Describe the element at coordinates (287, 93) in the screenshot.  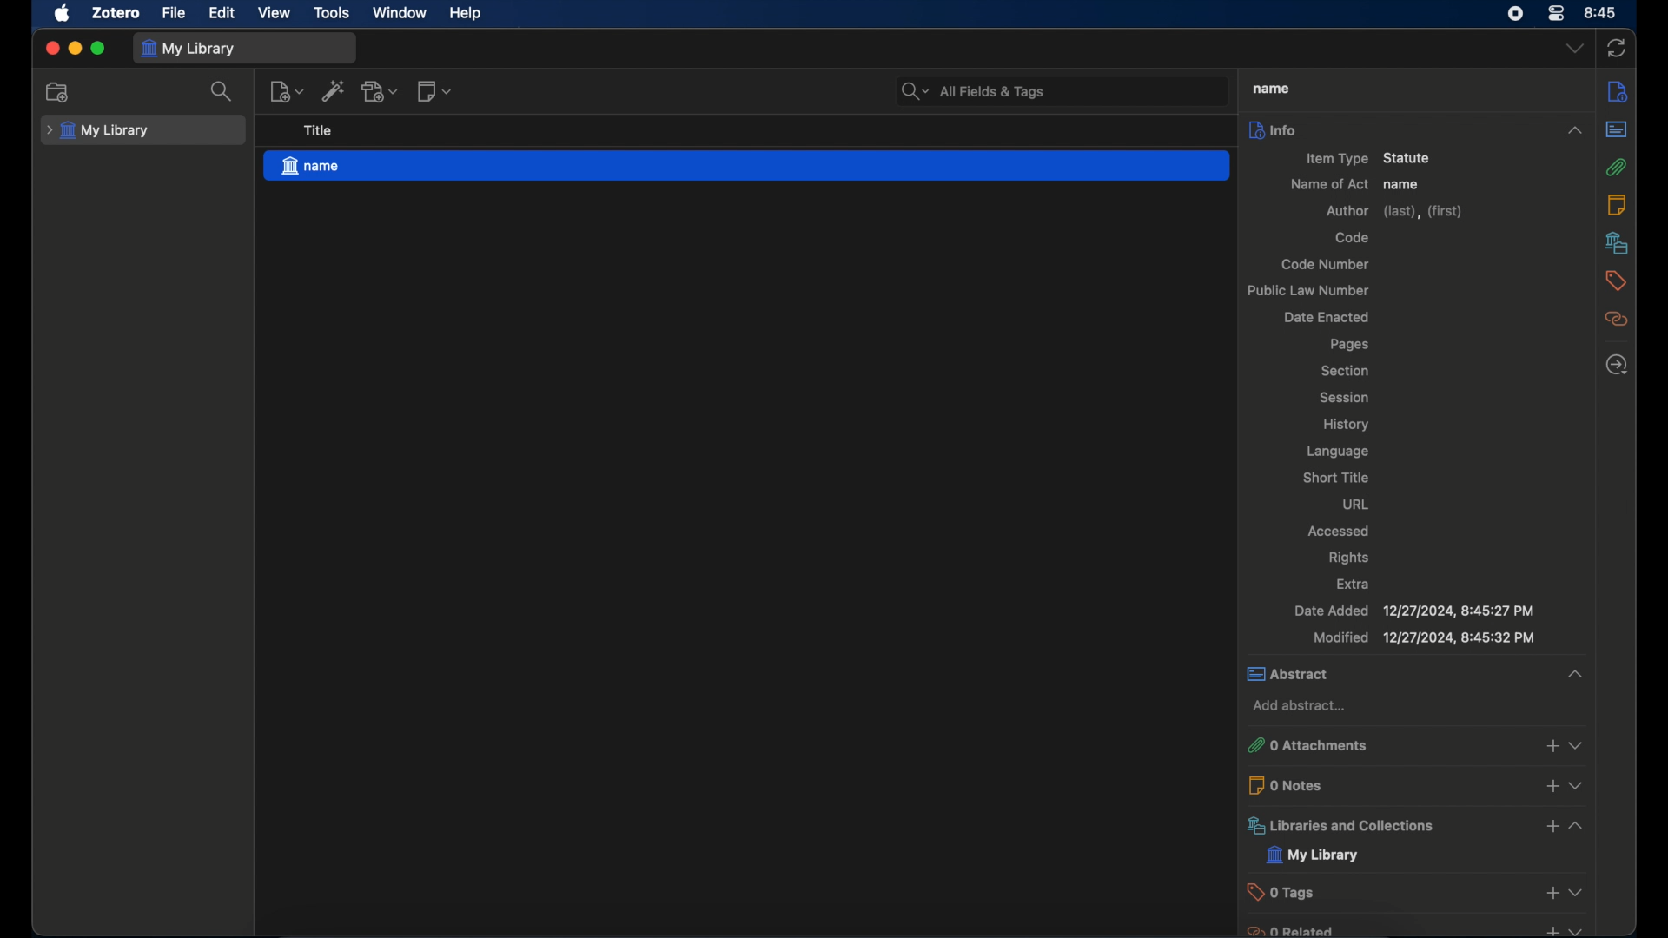
I see `new item` at that location.